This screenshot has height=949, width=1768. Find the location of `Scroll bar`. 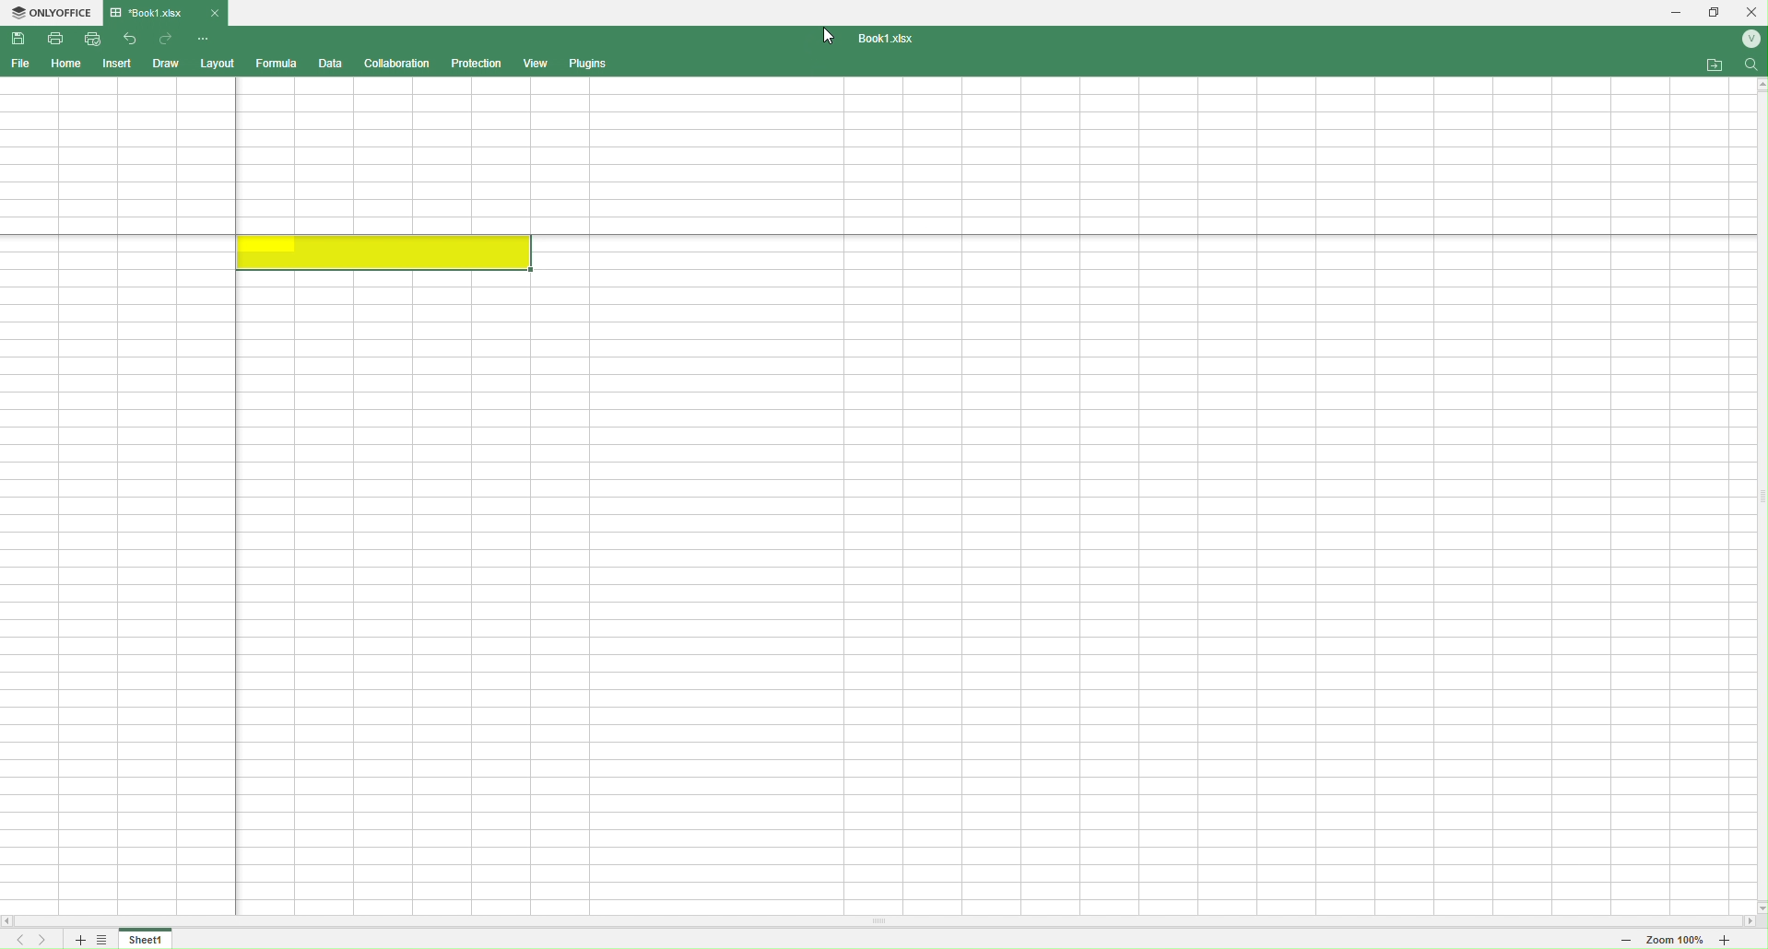

Scroll bar is located at coordinates (884, 922).